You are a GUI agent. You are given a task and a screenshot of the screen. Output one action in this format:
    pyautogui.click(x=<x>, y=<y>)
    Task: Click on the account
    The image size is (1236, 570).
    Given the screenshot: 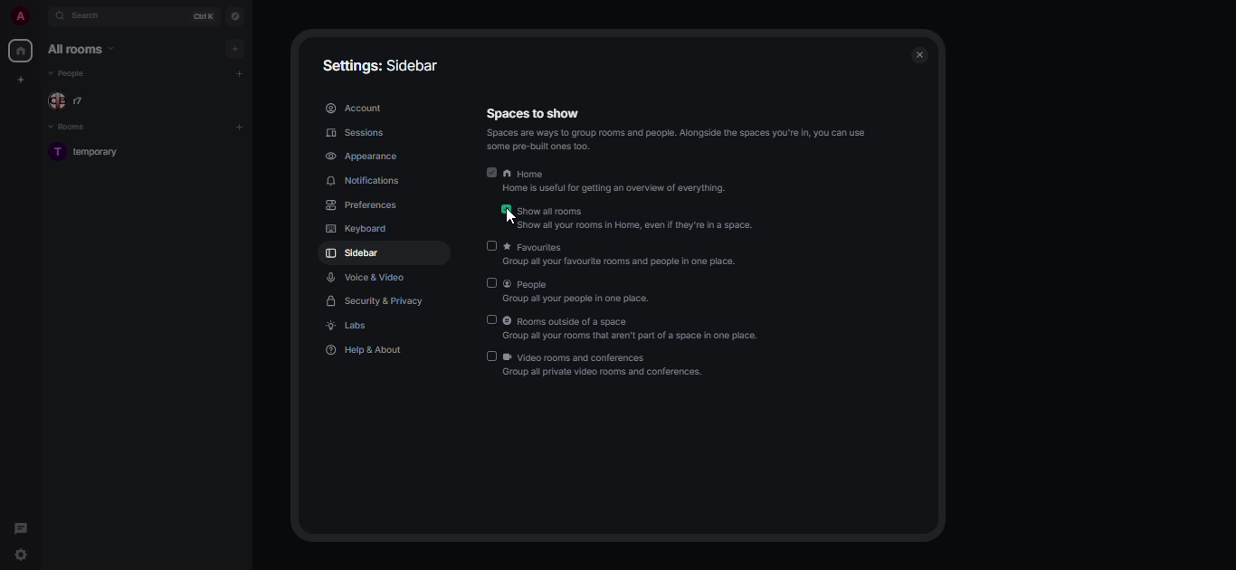 What is the action you would take?
    pyautogui.click(x=353, y=109)
    